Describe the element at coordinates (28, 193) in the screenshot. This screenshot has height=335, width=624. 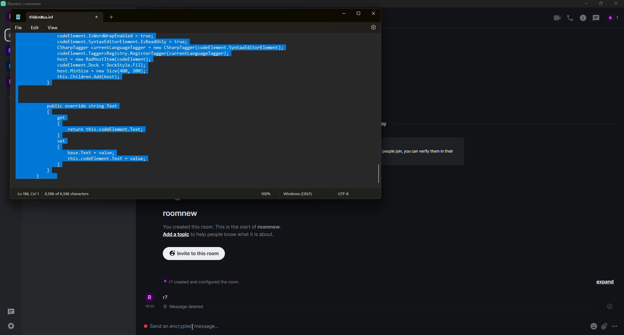
I see `line` at that location.